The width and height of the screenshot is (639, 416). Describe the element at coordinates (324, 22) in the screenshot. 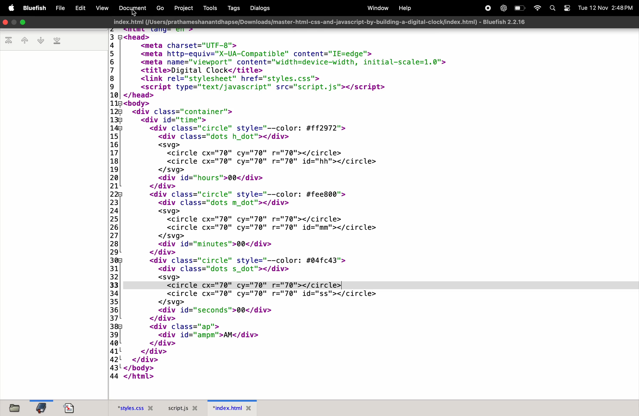

I see `page title` at that location.